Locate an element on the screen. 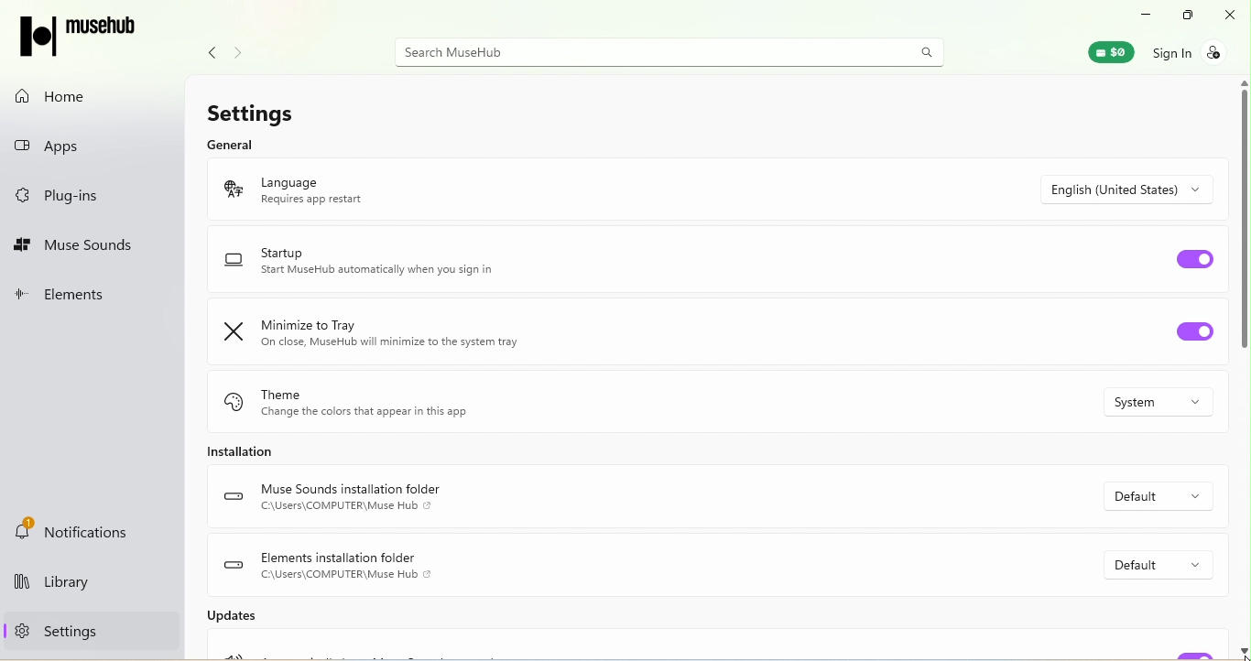 The height and width of the screenshot is (661, 1251). Navigate forward is located at coordinates (242, 53).